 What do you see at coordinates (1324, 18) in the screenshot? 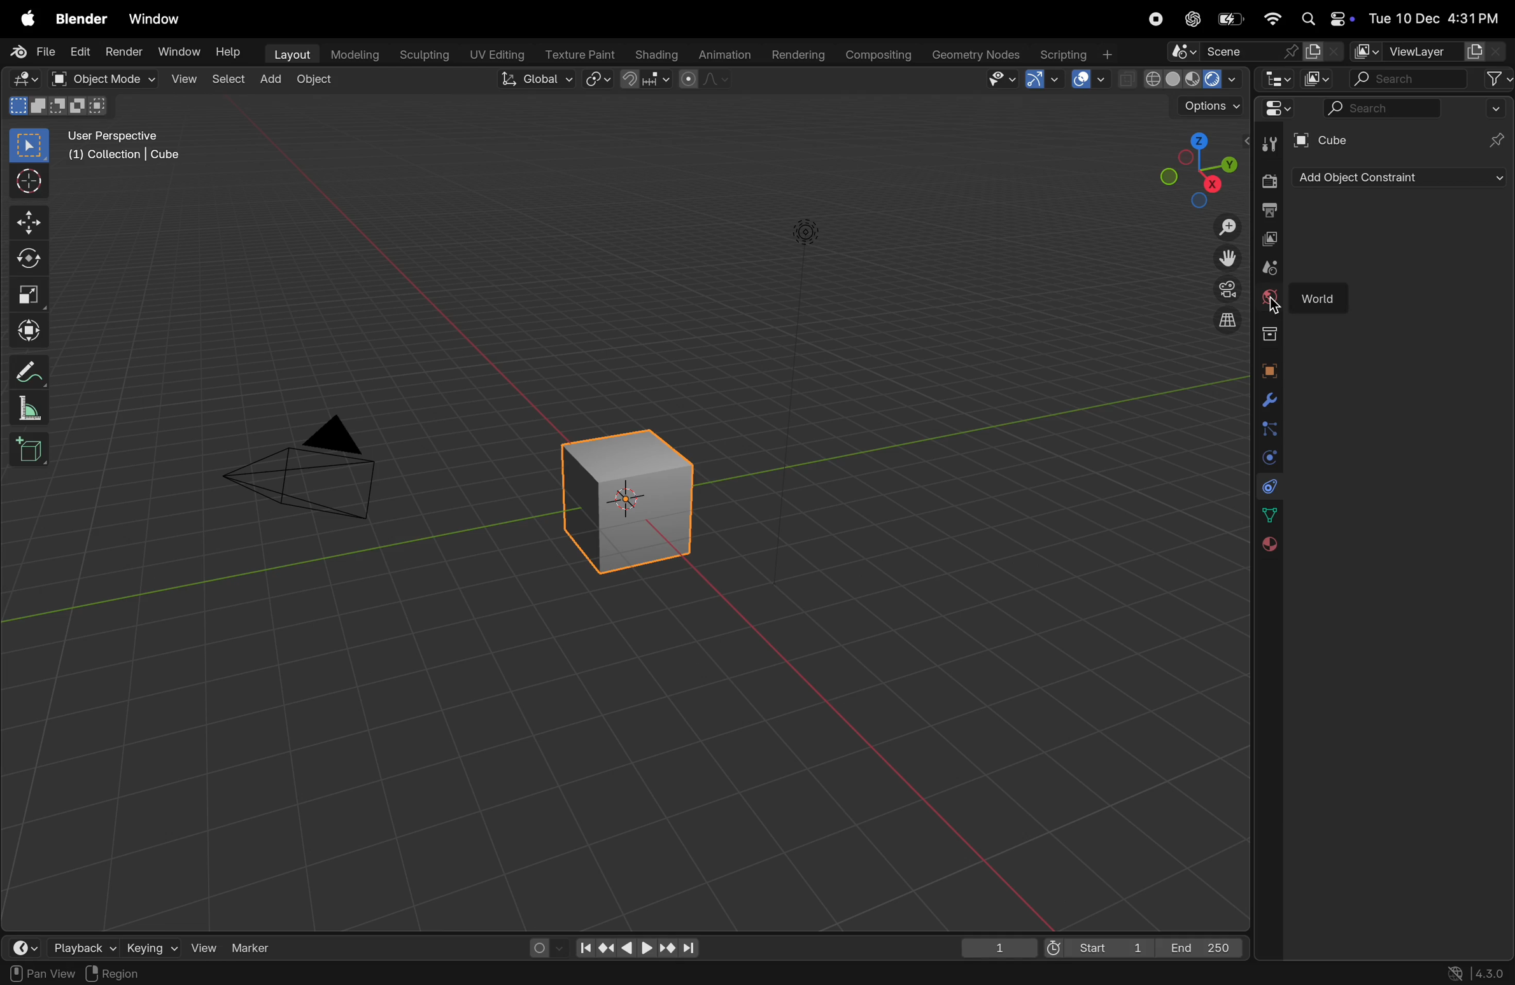
I see `apple widgets` at bounding box center [1324, 18].